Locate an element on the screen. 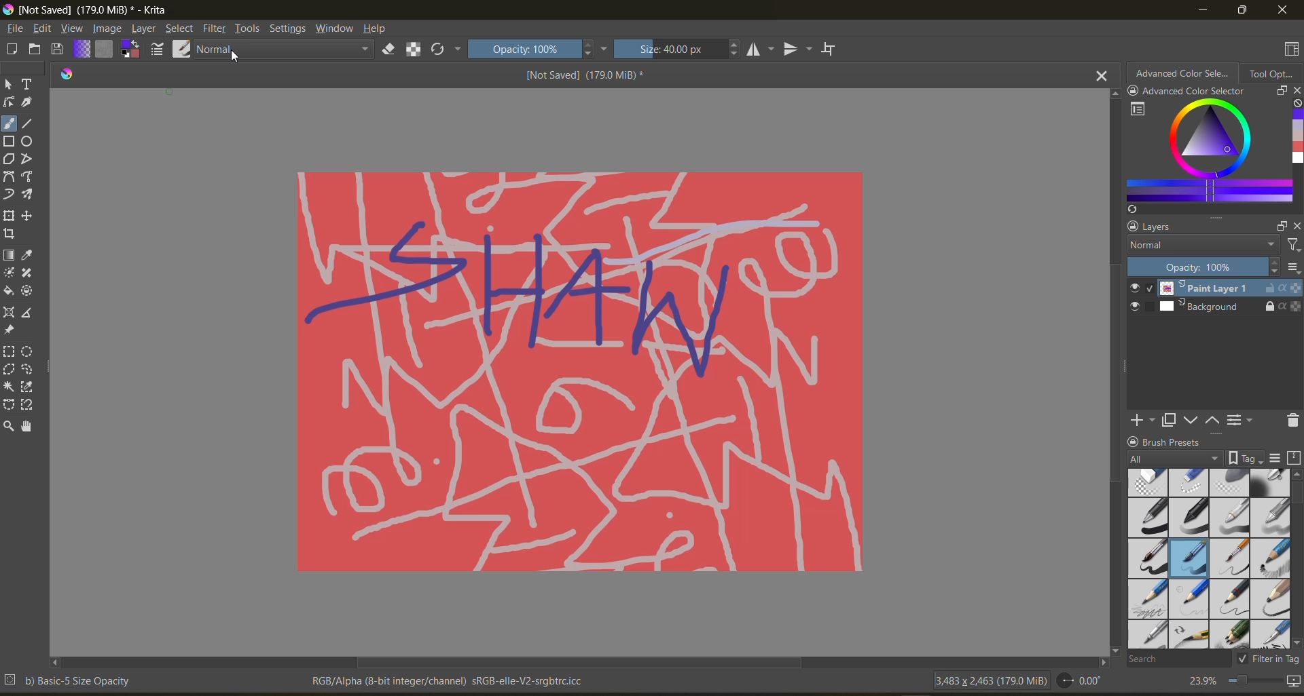 This screenshot has width=1304, height=696. Bezier curve selection tool is located at coordinates (10, 405).